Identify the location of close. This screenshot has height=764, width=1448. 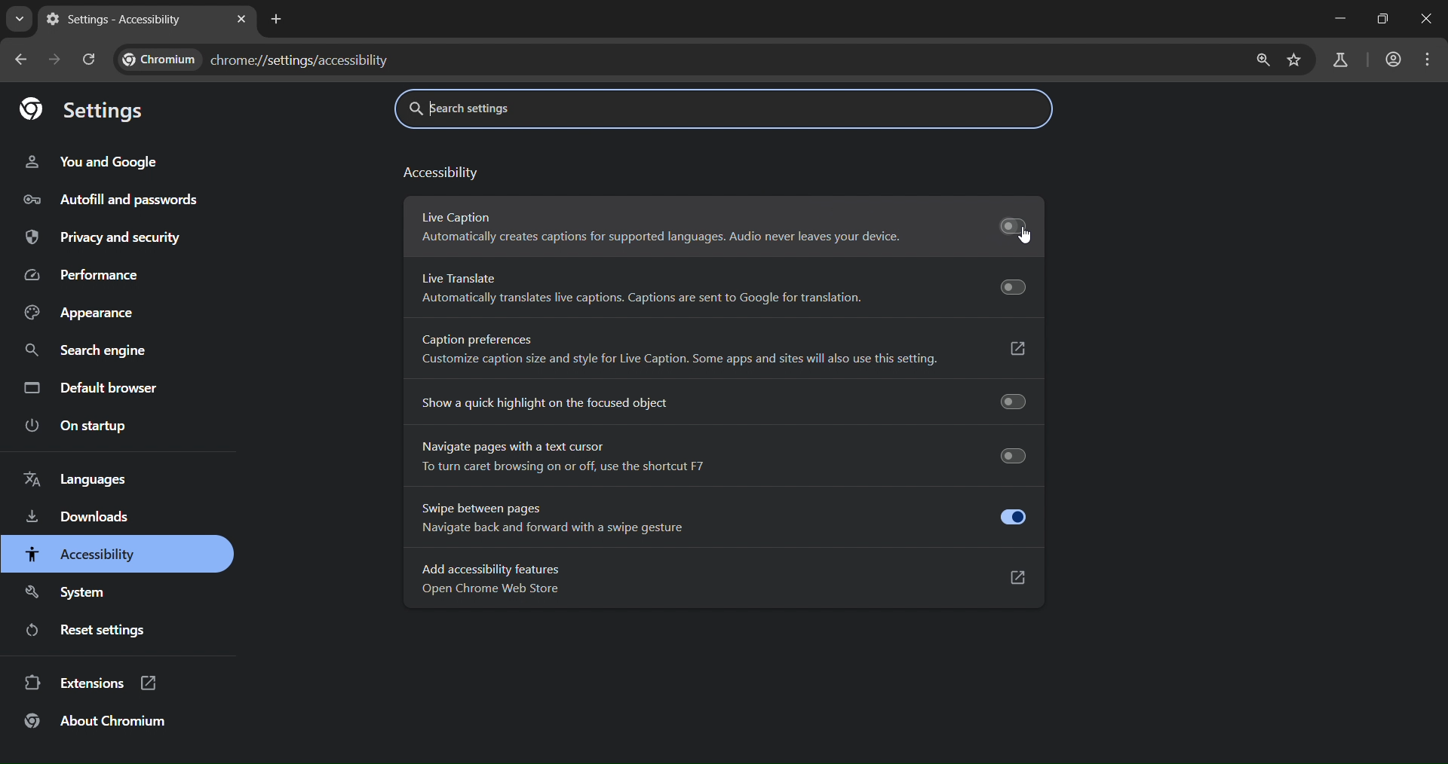
(1425, 19).